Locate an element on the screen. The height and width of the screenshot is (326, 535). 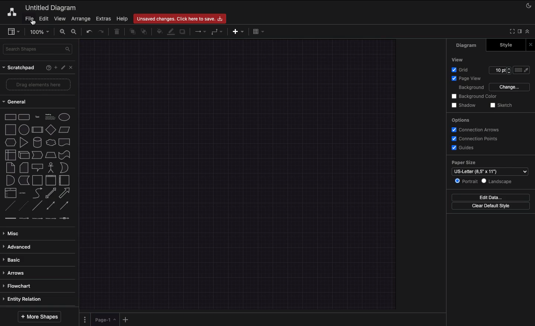
Guides is located at coordinates (464, 148).